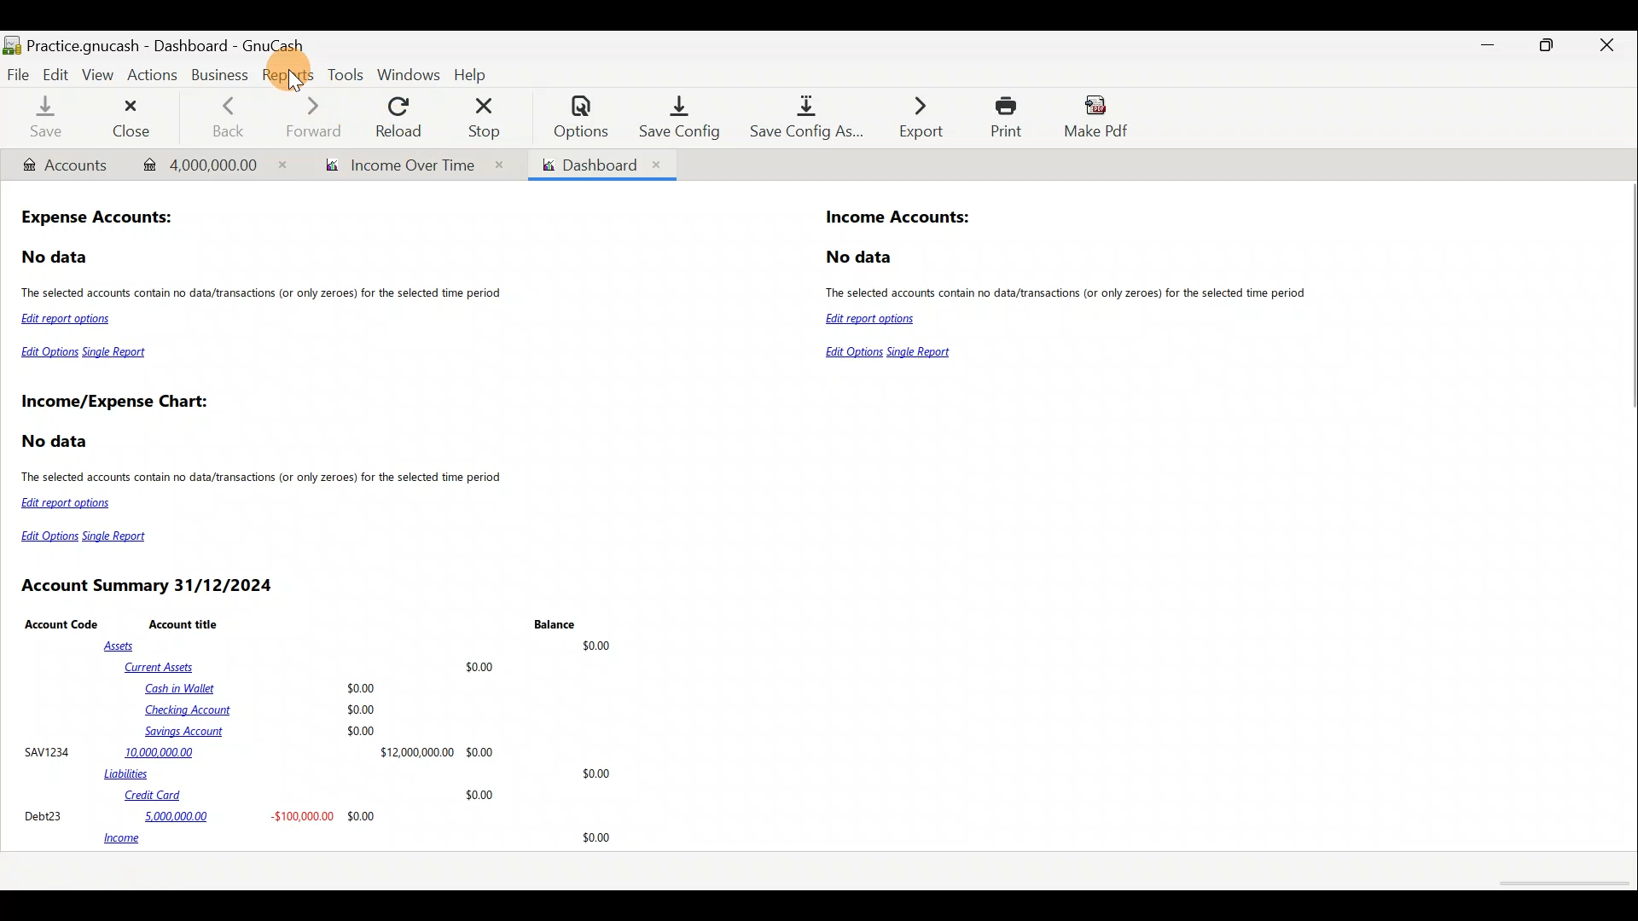 The height and width of the screenshot is (921, 1638). What do you see at coordinates (45, 119) in the screenshot?
I see `Save` at bounding box center [45, 119].